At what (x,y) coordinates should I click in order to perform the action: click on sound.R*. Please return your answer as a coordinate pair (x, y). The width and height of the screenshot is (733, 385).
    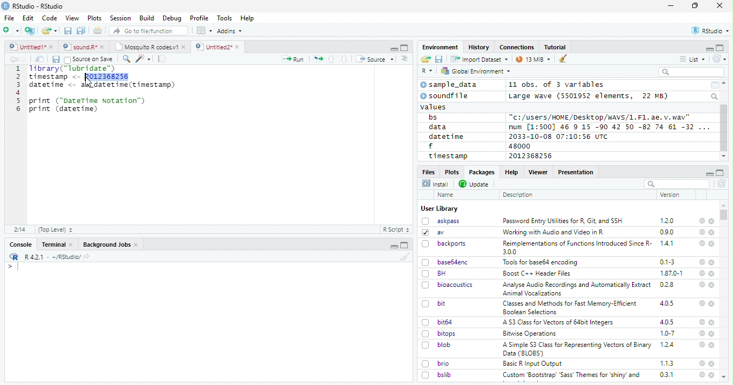
    Looking at the image, I should click on (84, 47).